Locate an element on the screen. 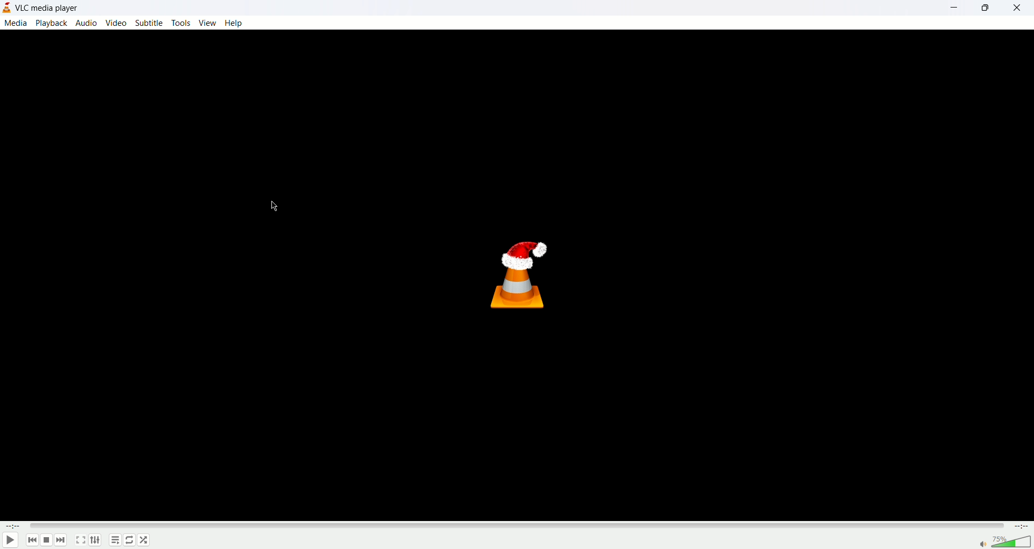 The width and height of the screenshot is (1034, 549). tools is located at coordinates (180, 23).